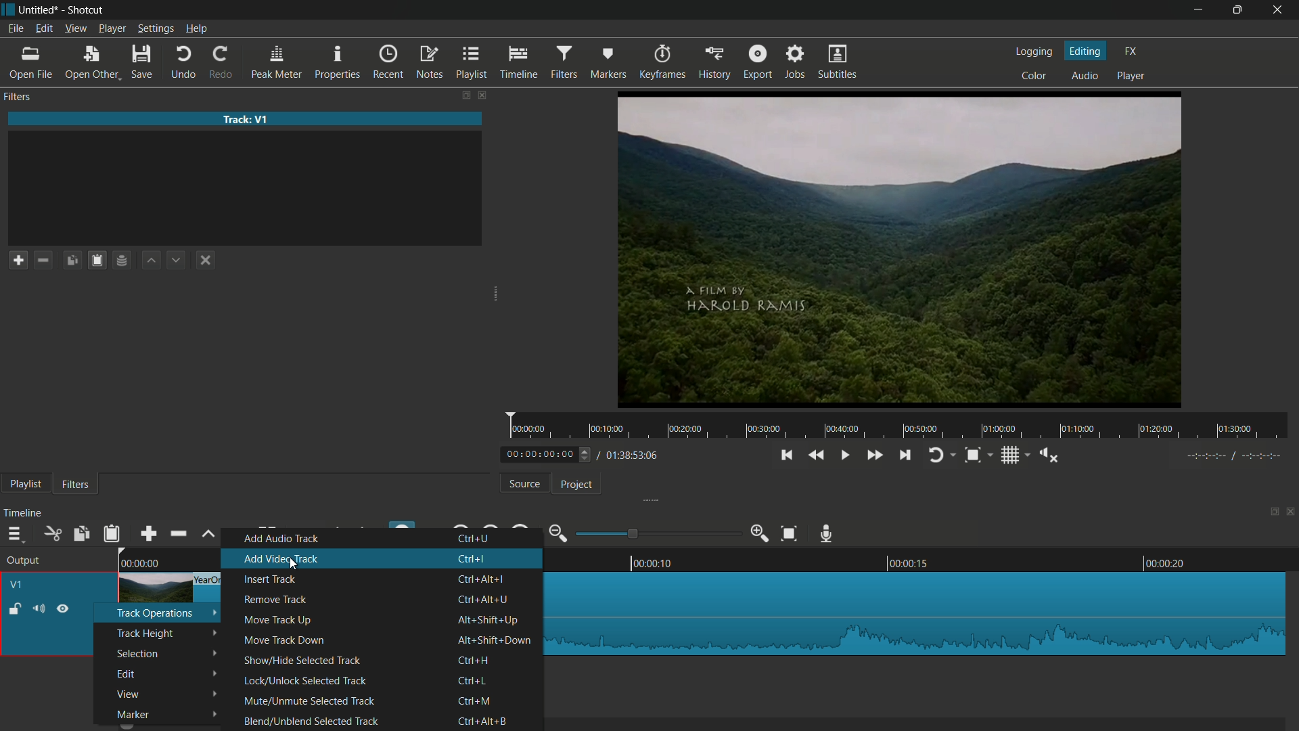  I want to click on toggle grid, so click(1009, 455).